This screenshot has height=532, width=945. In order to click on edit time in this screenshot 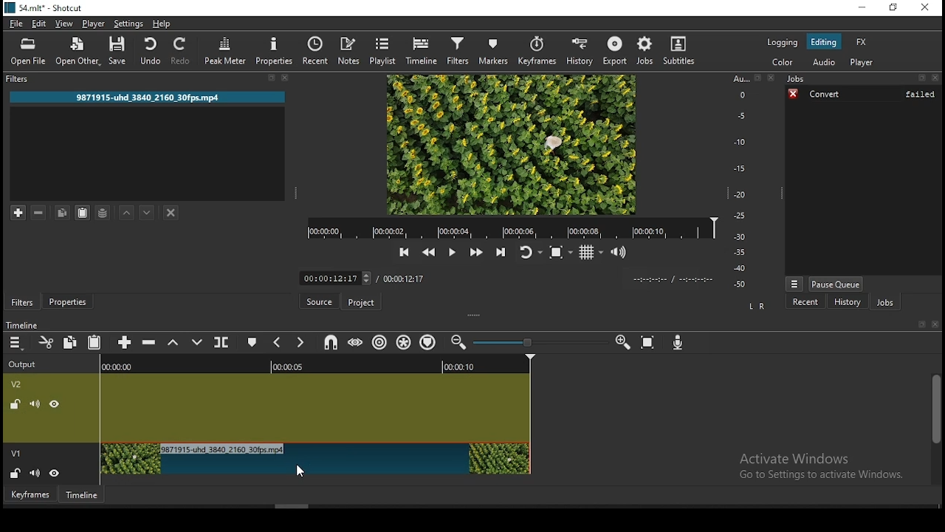, I will do `click(336, 278)`.